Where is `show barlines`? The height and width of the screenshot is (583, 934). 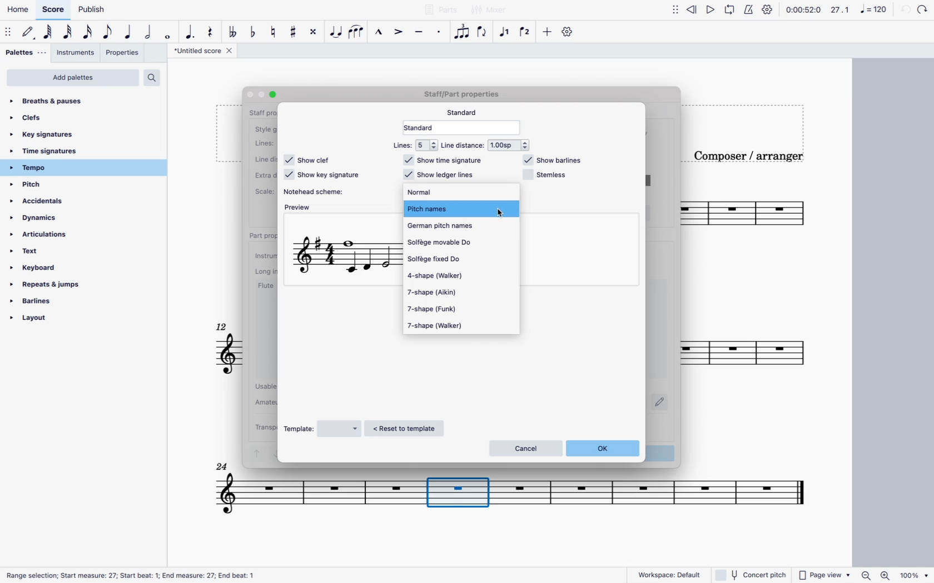 show barlines is located at coordinates (553, 160).